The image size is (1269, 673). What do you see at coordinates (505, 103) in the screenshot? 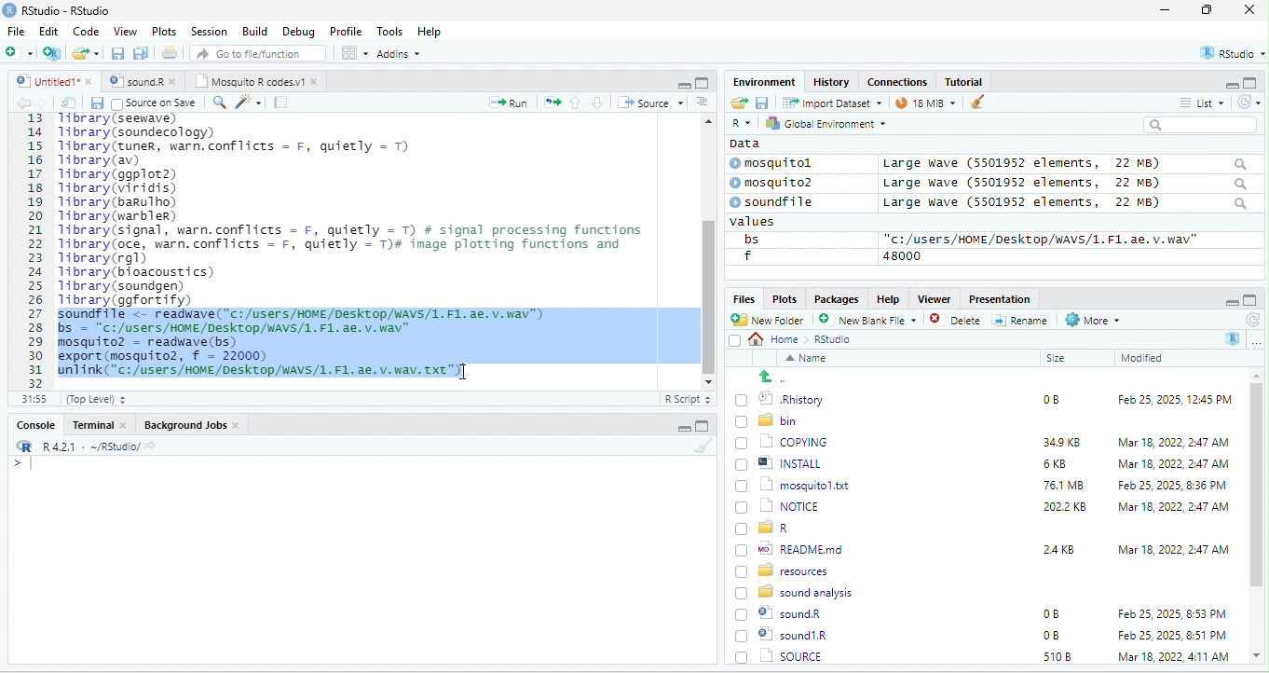
I see `Run` at bounding box center [505, 103].